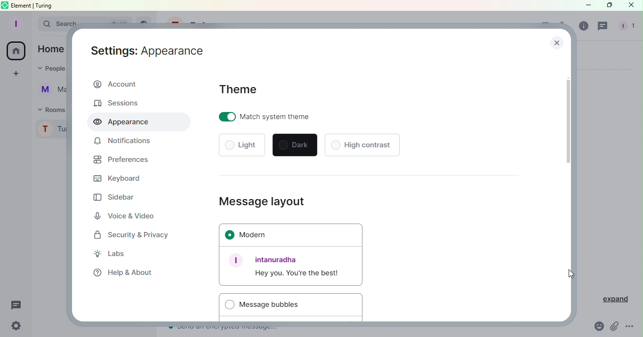 The width and height of the screenshot is (643, 337). Describe the element at coordinates (259, 201) in the screenshot. I see `Message layout` at that location.